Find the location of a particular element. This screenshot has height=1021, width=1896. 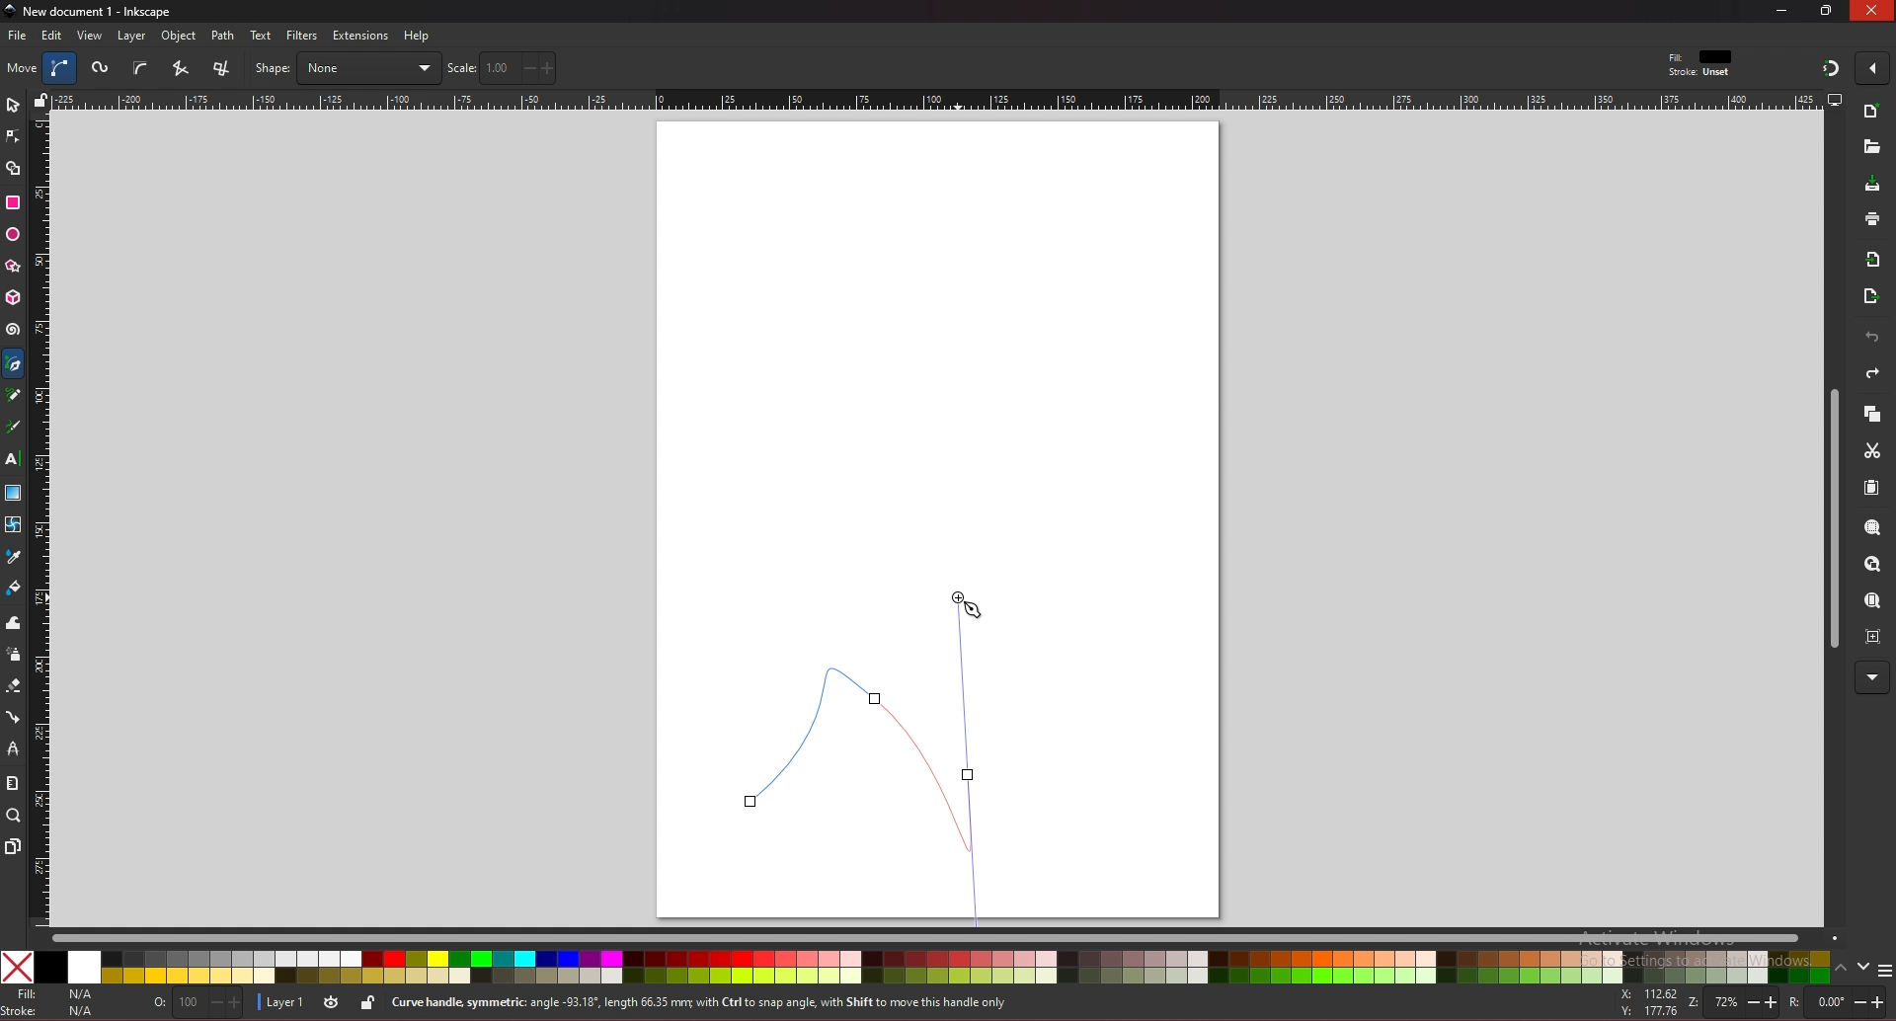

tweak is located at coordinates (14, 622).